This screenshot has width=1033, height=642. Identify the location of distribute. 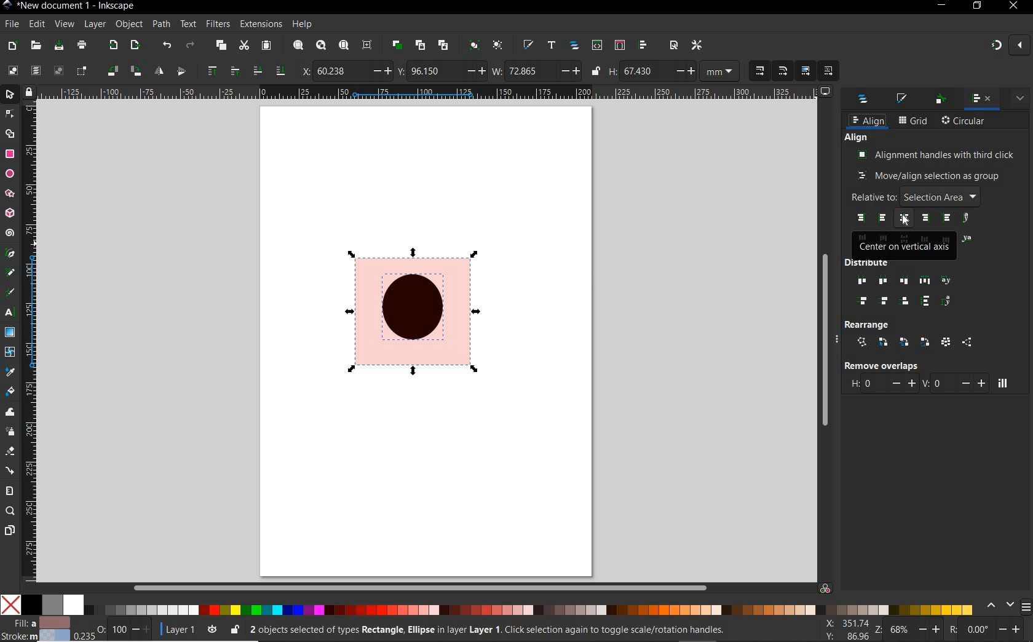
(897, 264).